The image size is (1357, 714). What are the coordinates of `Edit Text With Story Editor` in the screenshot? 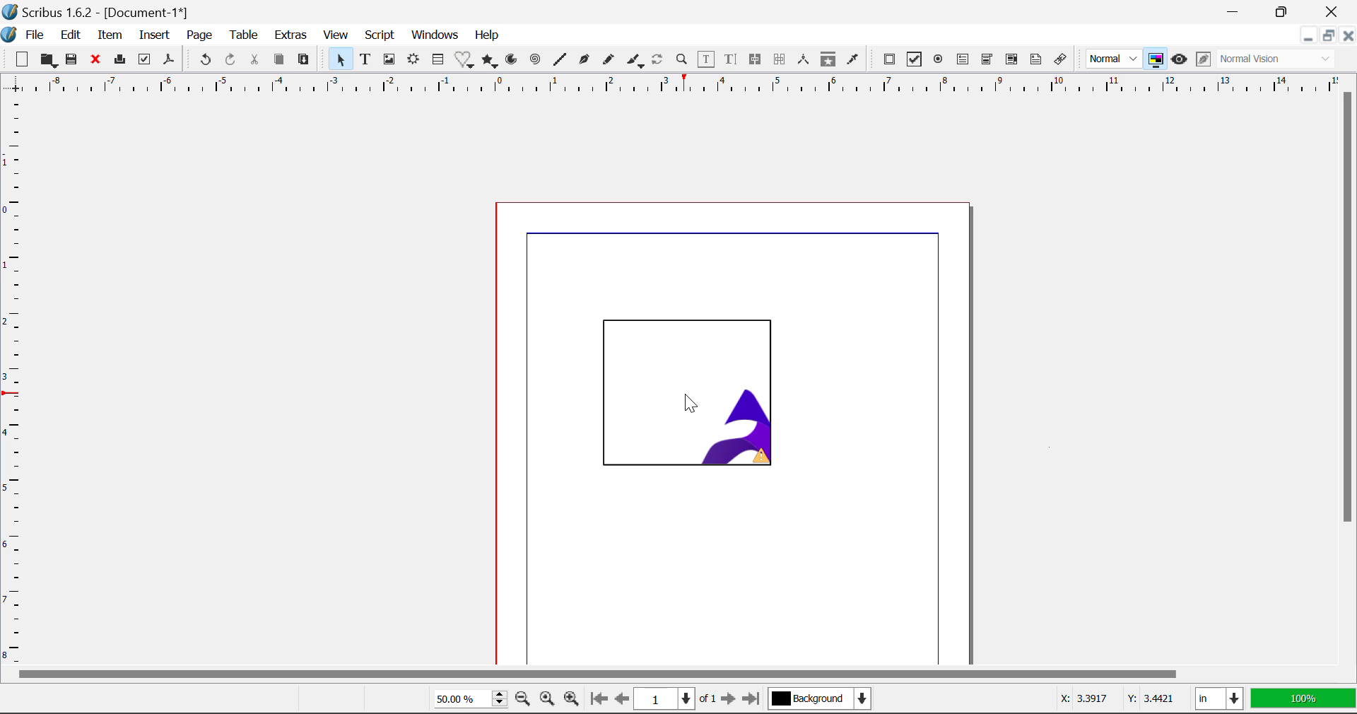 It's located at (732, 60).